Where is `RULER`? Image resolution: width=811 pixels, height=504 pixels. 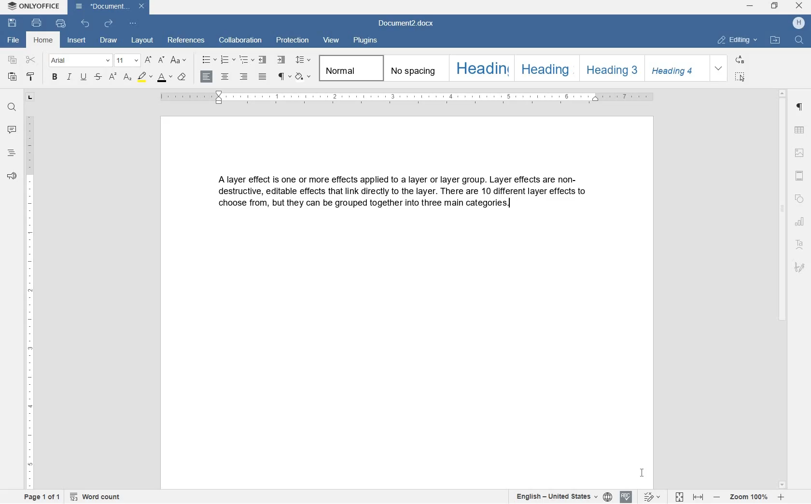 RULER is located at coordinates (28, 301).